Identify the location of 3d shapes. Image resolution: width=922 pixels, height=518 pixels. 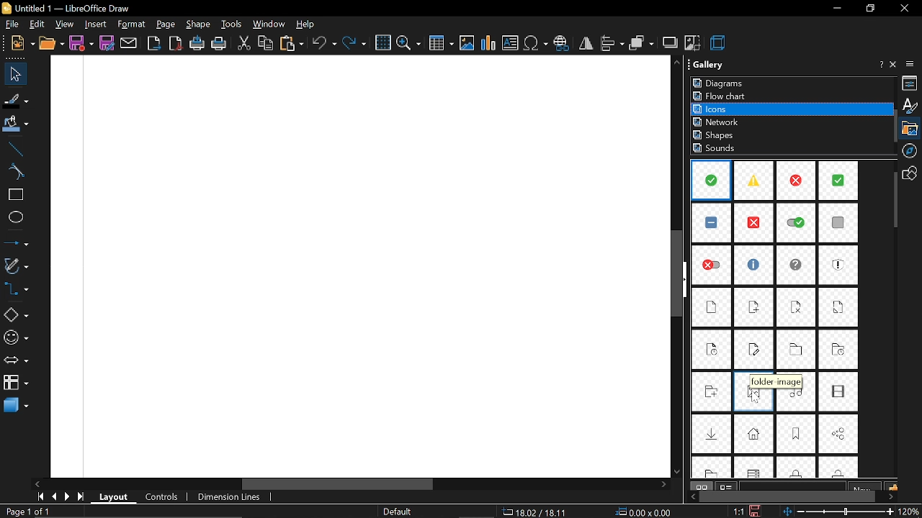
(14, 406).